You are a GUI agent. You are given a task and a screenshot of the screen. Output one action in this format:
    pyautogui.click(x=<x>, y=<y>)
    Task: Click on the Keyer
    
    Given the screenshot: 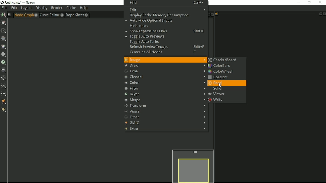 What is the action you would take?
    pyautogui.click(x=4, y=62)
    